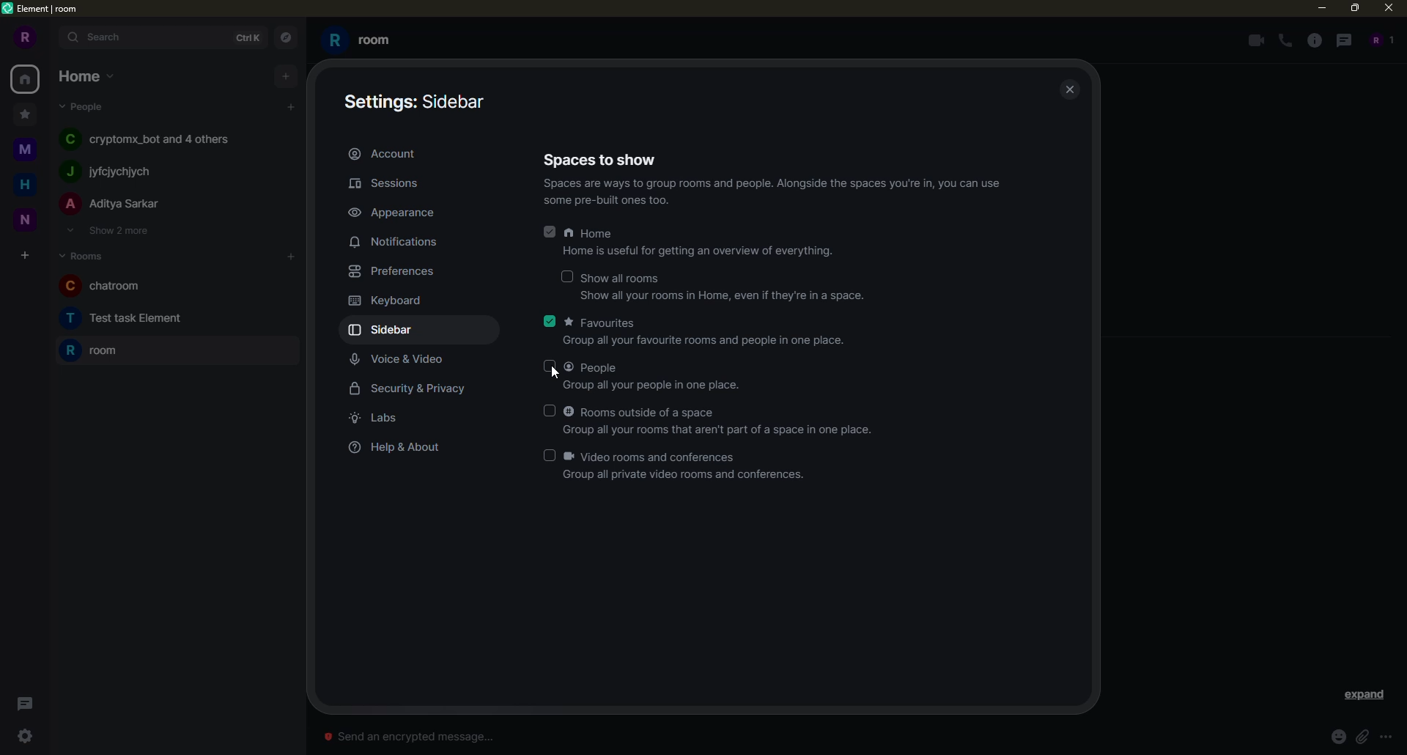  What do you see at coordinates (1318, 8) in the screenshot?
I see `minimize` at bounding box center [1318, 8].